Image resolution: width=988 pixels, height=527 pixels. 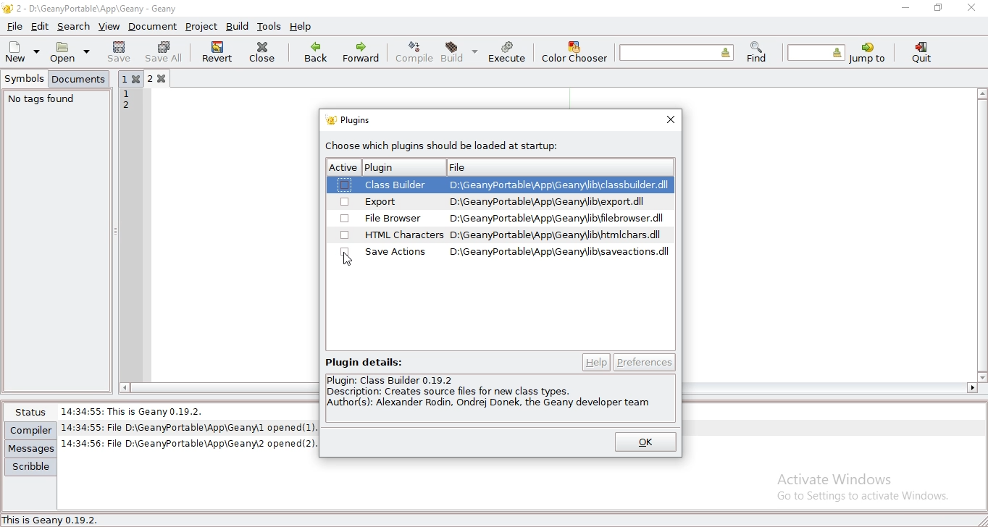 I want to click on preferences, so click(x=643, y=363).